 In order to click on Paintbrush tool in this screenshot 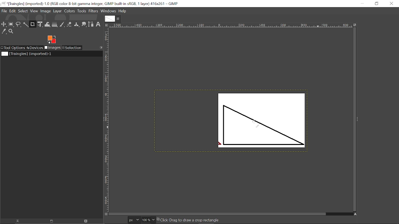, I will do `click(62, 25)`.